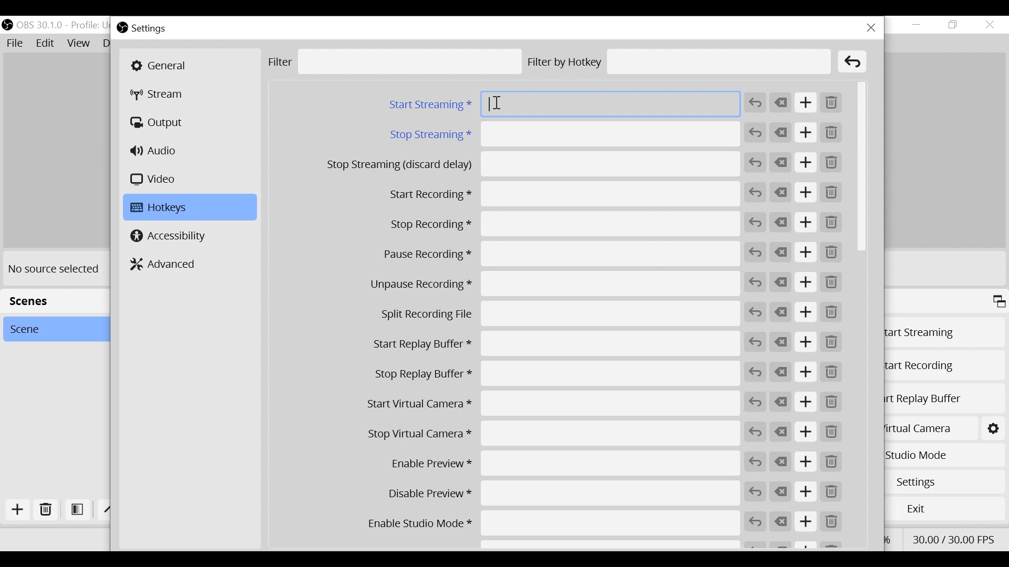  What do you see at coordinates (755, 222) in the screenshot?
I see `Revert` at bounding box center [755, 222].